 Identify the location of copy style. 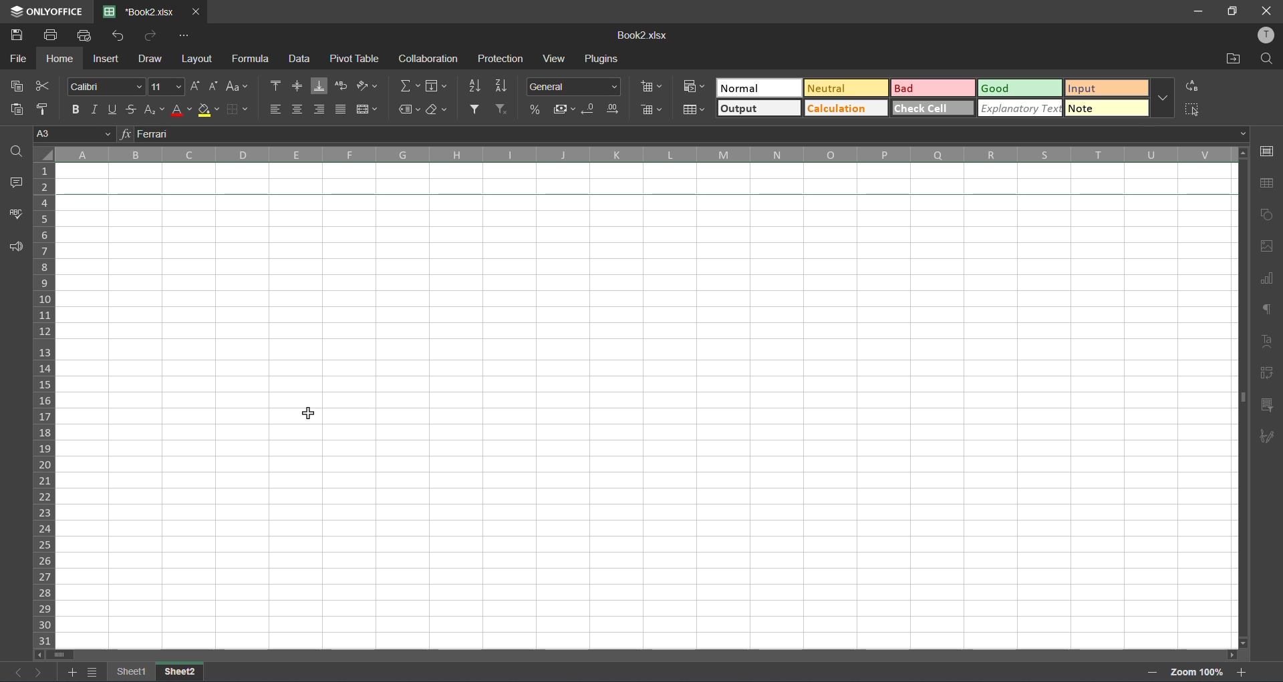
(43, 107).